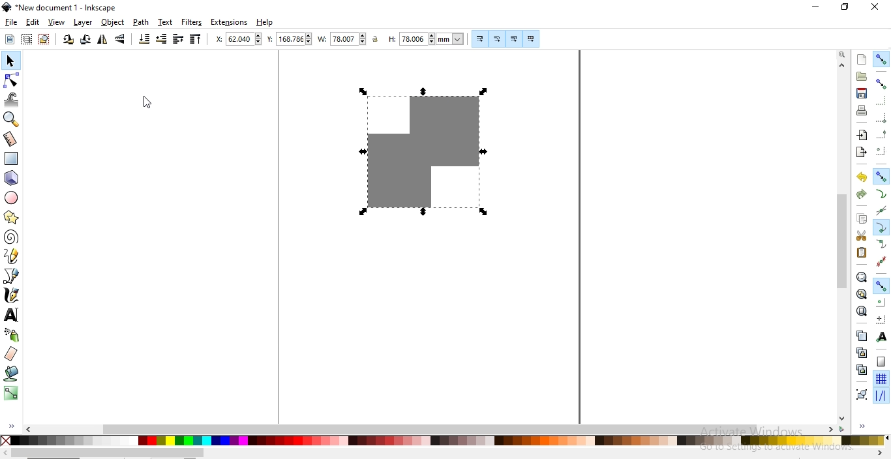  What do you see at coordinates (32, 22) in the screenshot?
I see `edit` at bounding box center [32, 22].